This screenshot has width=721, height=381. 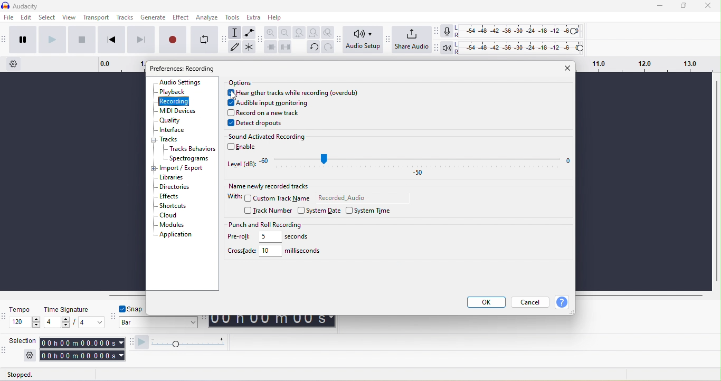 What do you see at coordinates (181, 18) in the screenshot?
I see `effect` at bounding box center [181, 18].